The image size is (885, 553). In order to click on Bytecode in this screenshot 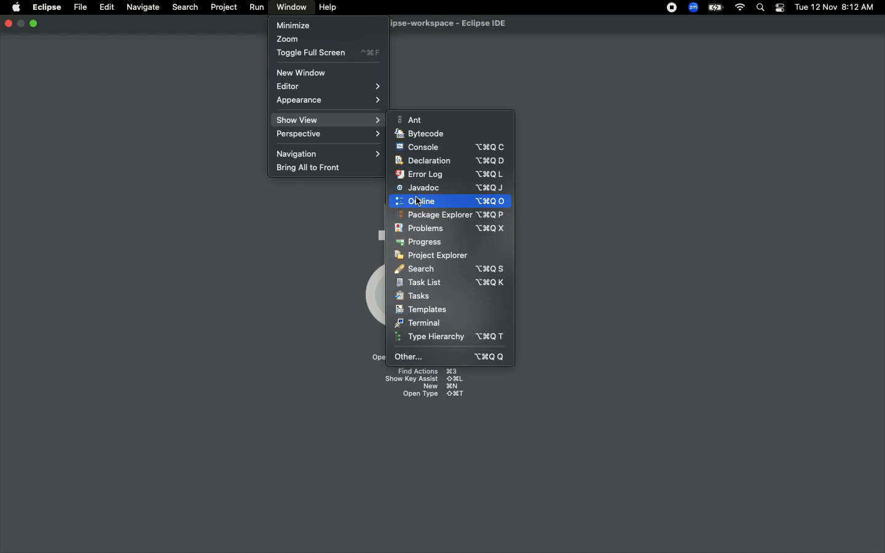, I will do `click(423, 132)`.